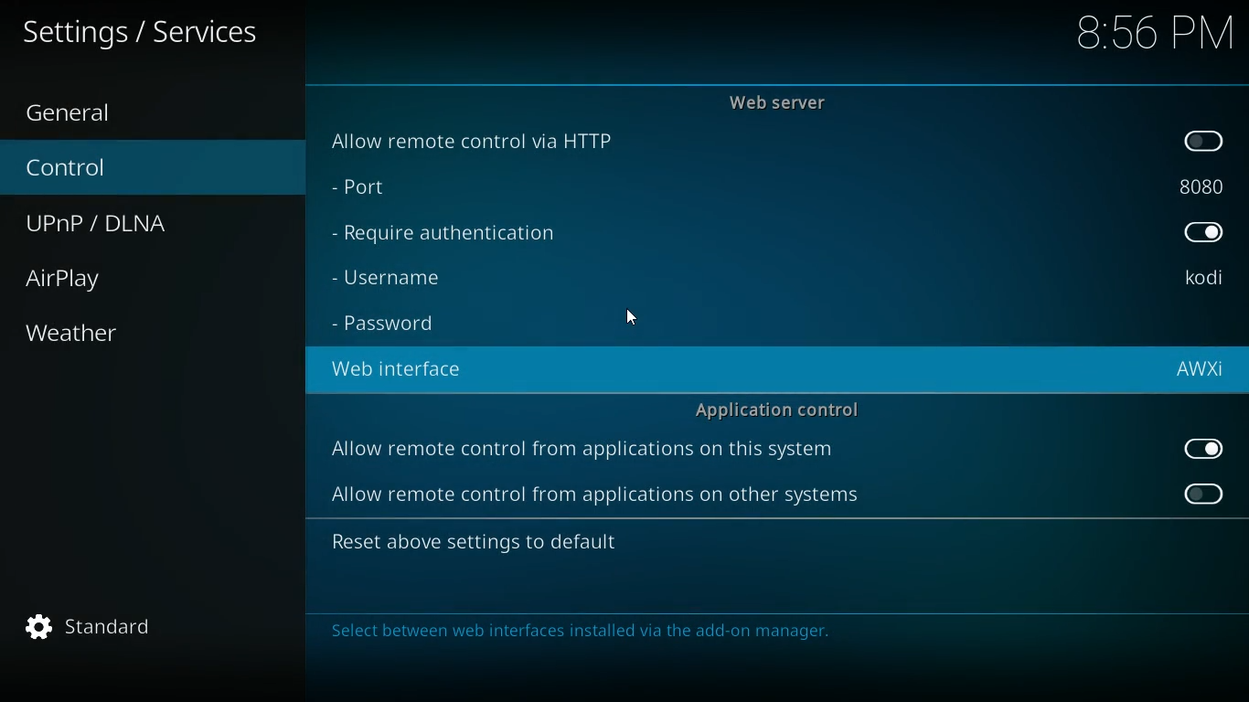 The image size is (1249, 702). I want to click on web server, so click(787, 102).